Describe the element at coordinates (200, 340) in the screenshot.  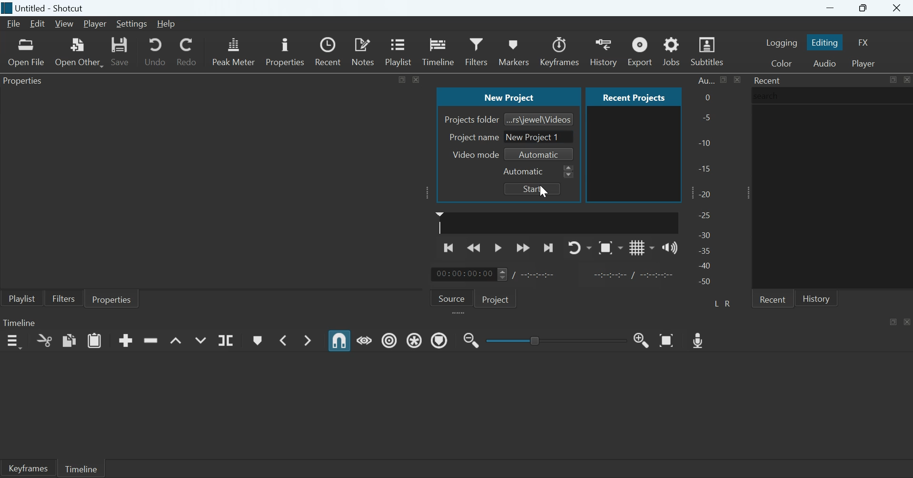
I see `Overwrite` at that location.